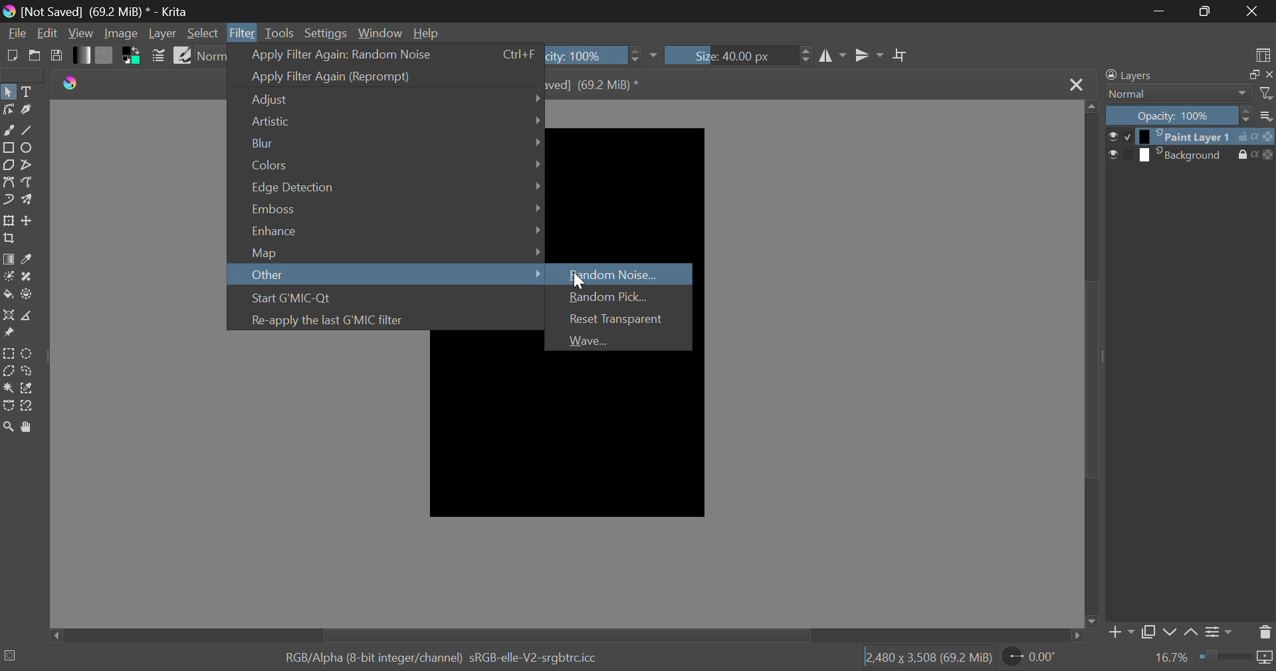  I want to click on Cursor on Random Noise, so click(575, 276).